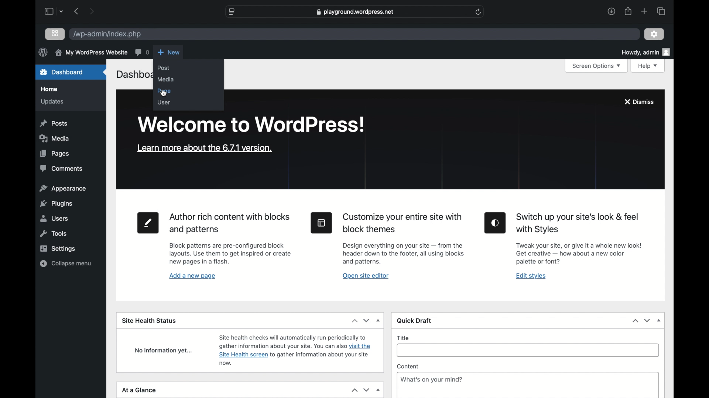  Describe the element at coordinates (166, 79) in the screenshot. I see `media` at that location.